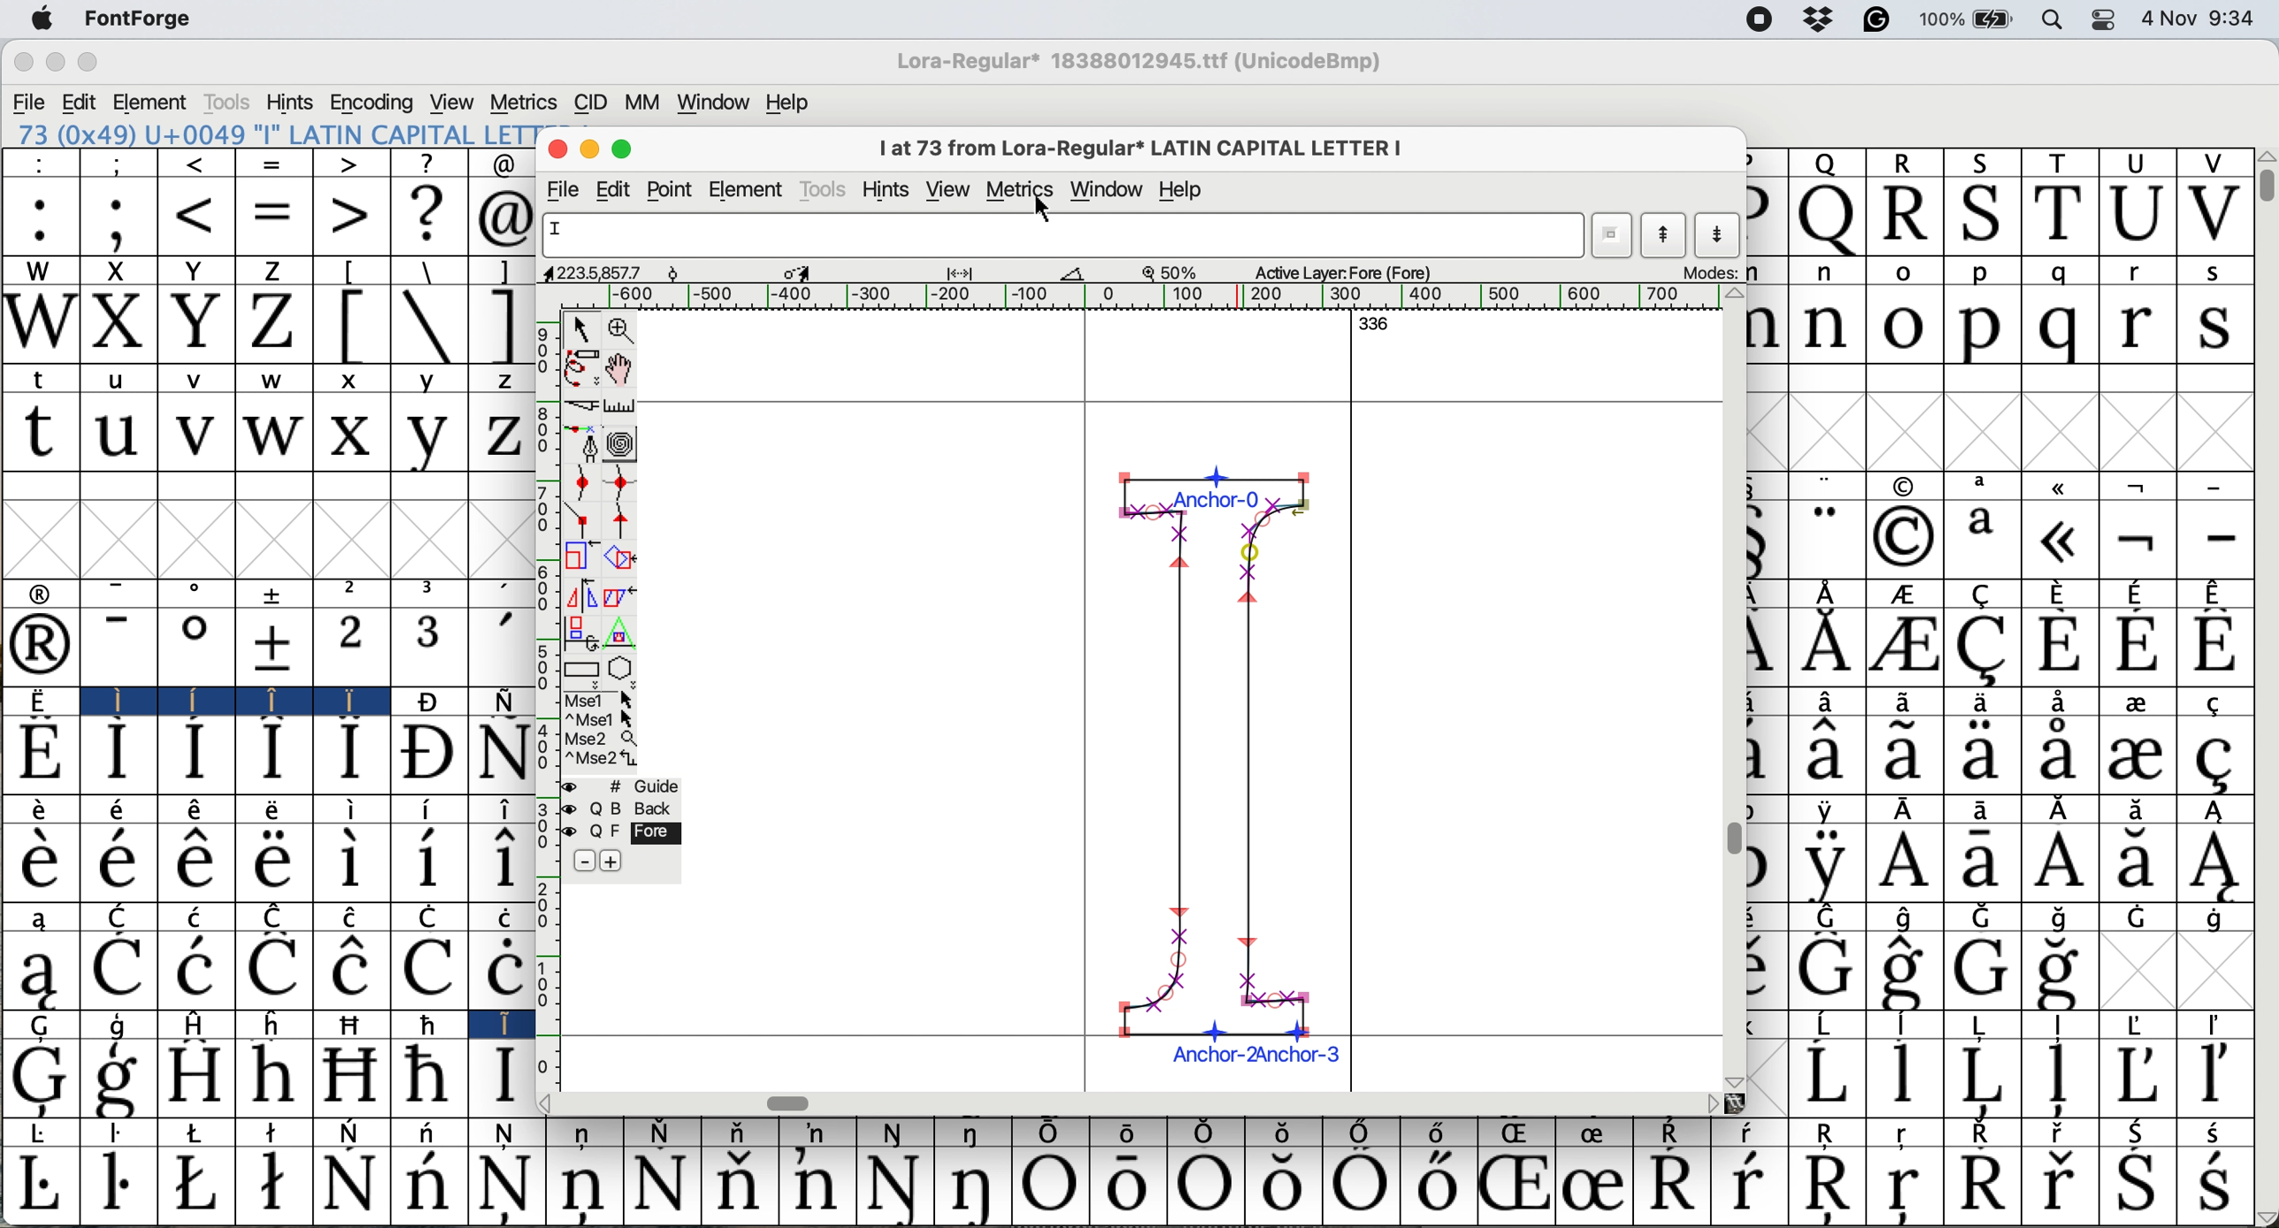  What do you see at coordinates (1596, 1184) in the screenshot?
I see `Symbol` at bounding box center [1596, 1184].